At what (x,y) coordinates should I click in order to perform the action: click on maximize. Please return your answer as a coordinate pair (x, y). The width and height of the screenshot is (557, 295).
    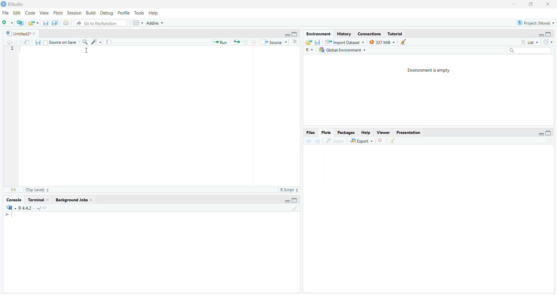
    Looking at the image, I should click on (531, 4).